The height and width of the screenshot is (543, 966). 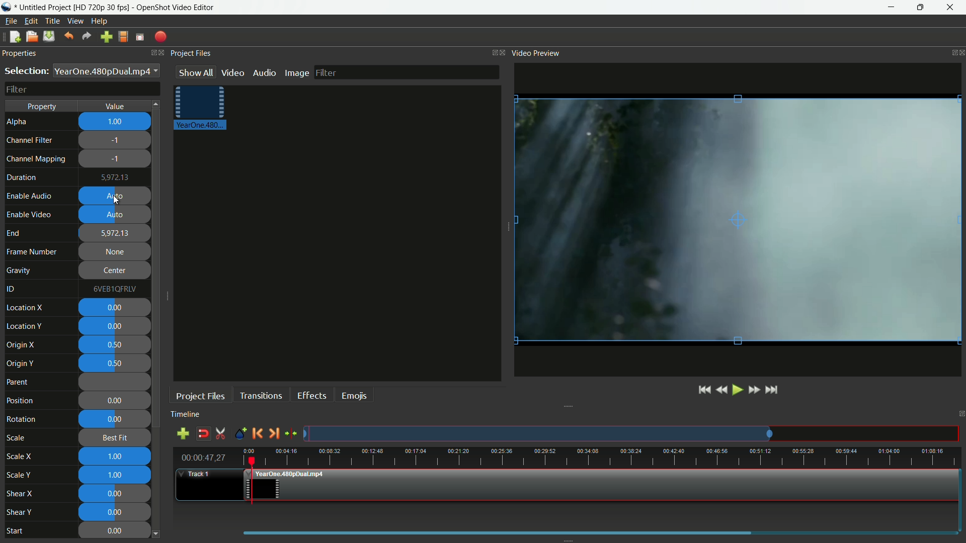 I want to click on 0.50, so click(x=117, y=344).